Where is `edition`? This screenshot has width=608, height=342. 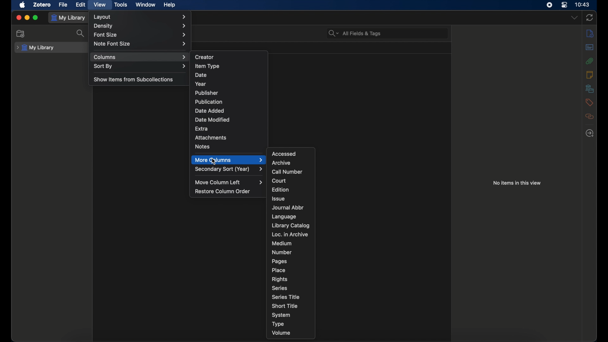
edition is located at coordinates (280, 189).